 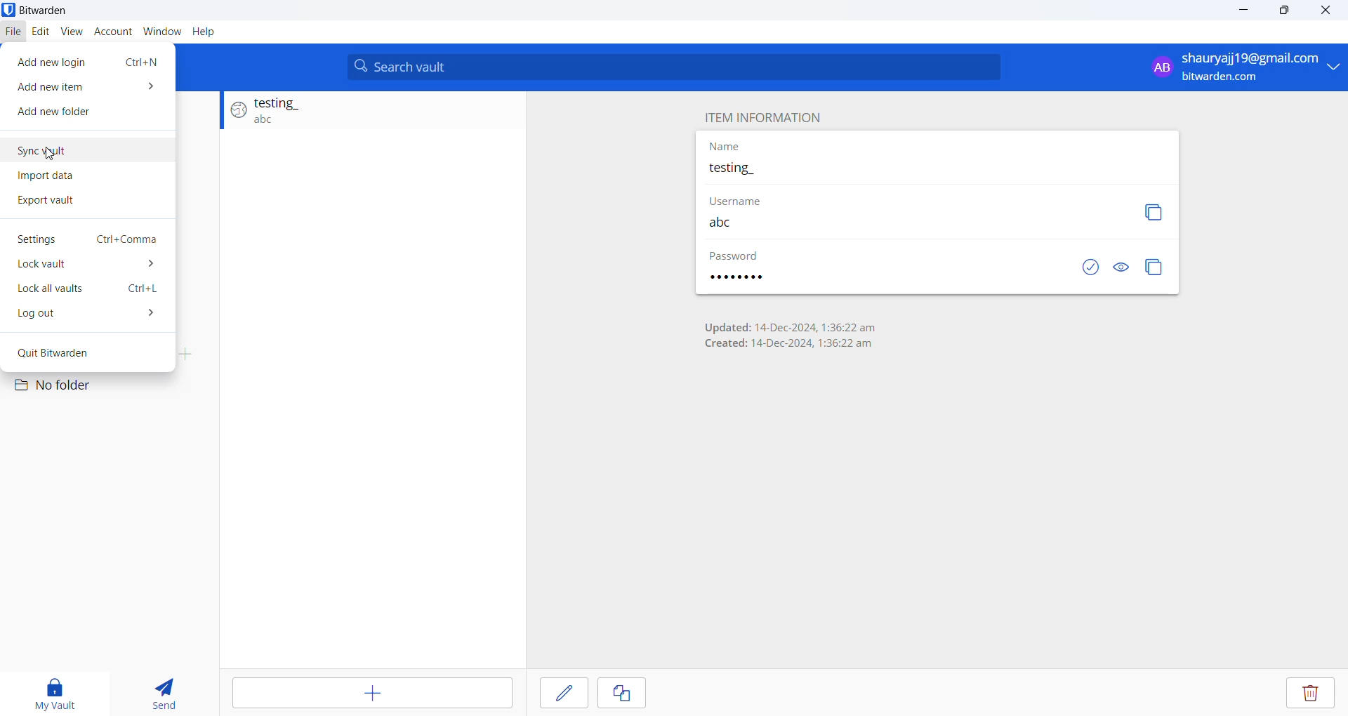 What do you see at coordinates (61, 11) in the screenshot?
I see `Application name ` at bounding box center [61, 11].